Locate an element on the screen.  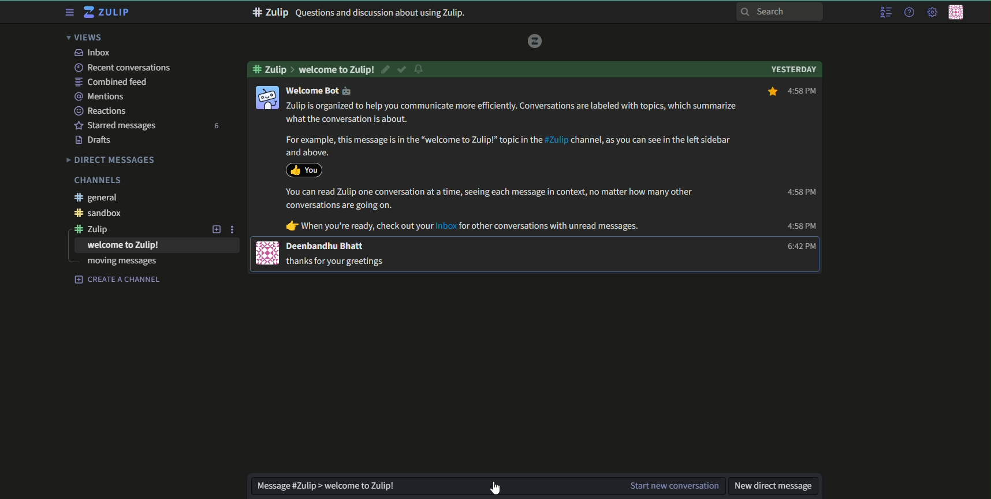
menu is located at coordinates (885, 13).